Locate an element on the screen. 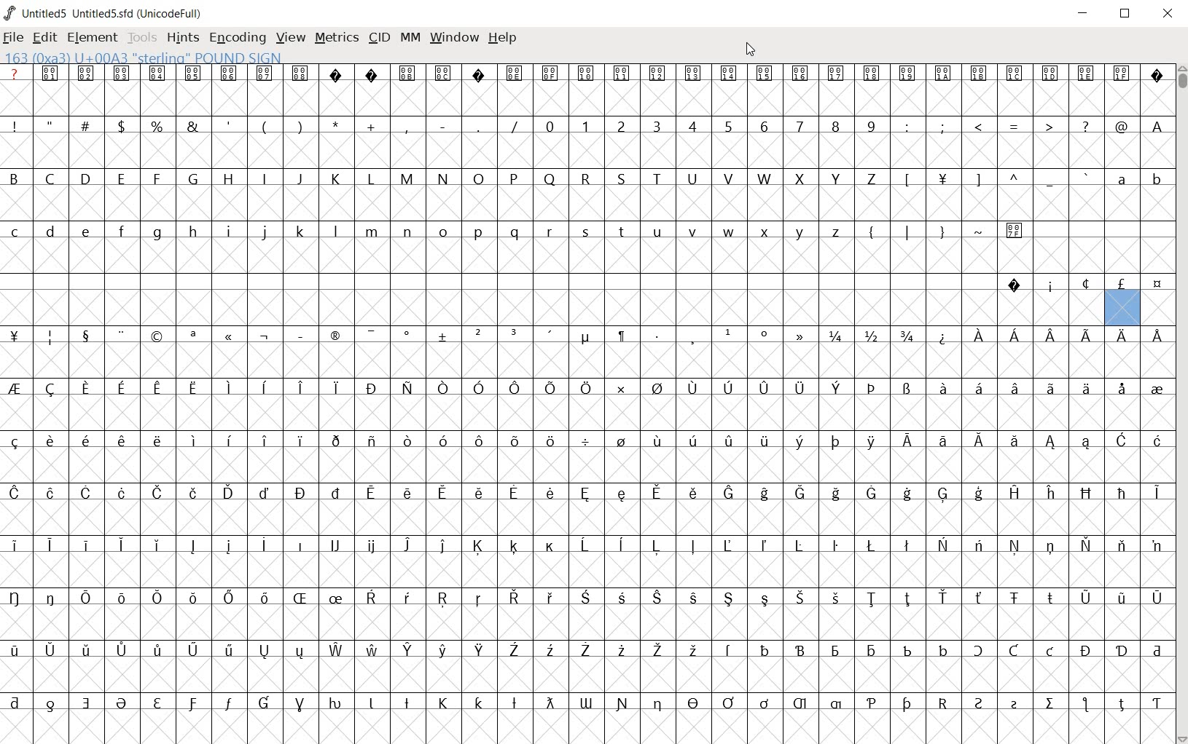 The height and width of the screenshot is (744, 1188). Symbol is located at coordinates (658, 387).